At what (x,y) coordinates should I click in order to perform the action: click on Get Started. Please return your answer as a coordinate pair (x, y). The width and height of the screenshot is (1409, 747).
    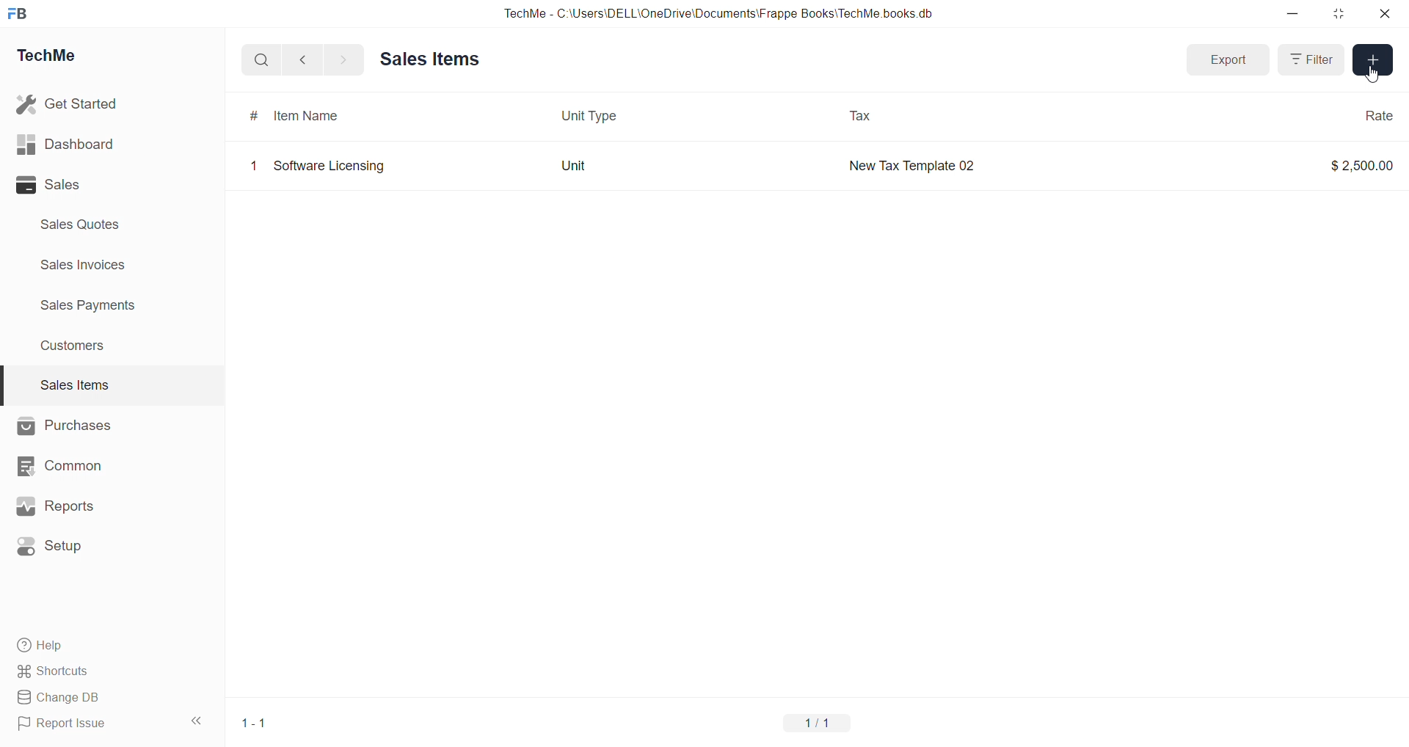
    Looking at the image, I should click on (68, 104).